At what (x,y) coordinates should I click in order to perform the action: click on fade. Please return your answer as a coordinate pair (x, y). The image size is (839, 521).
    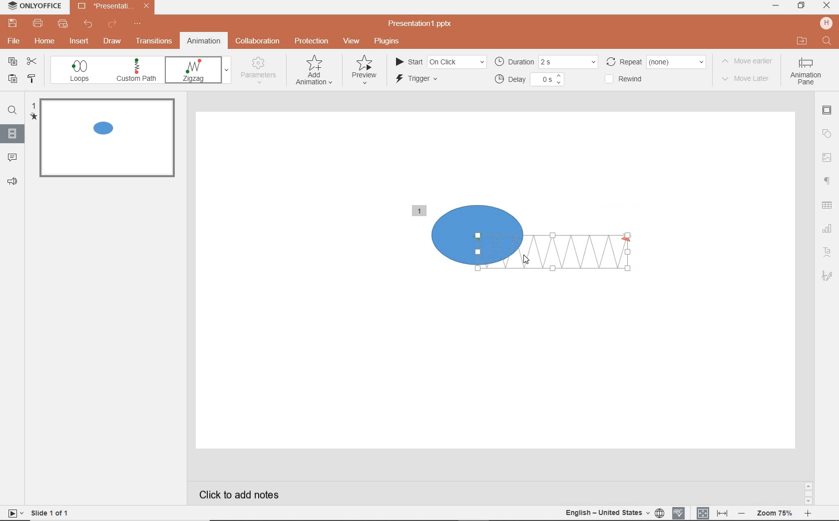
    Looking at the image, I should click on (199, 71).